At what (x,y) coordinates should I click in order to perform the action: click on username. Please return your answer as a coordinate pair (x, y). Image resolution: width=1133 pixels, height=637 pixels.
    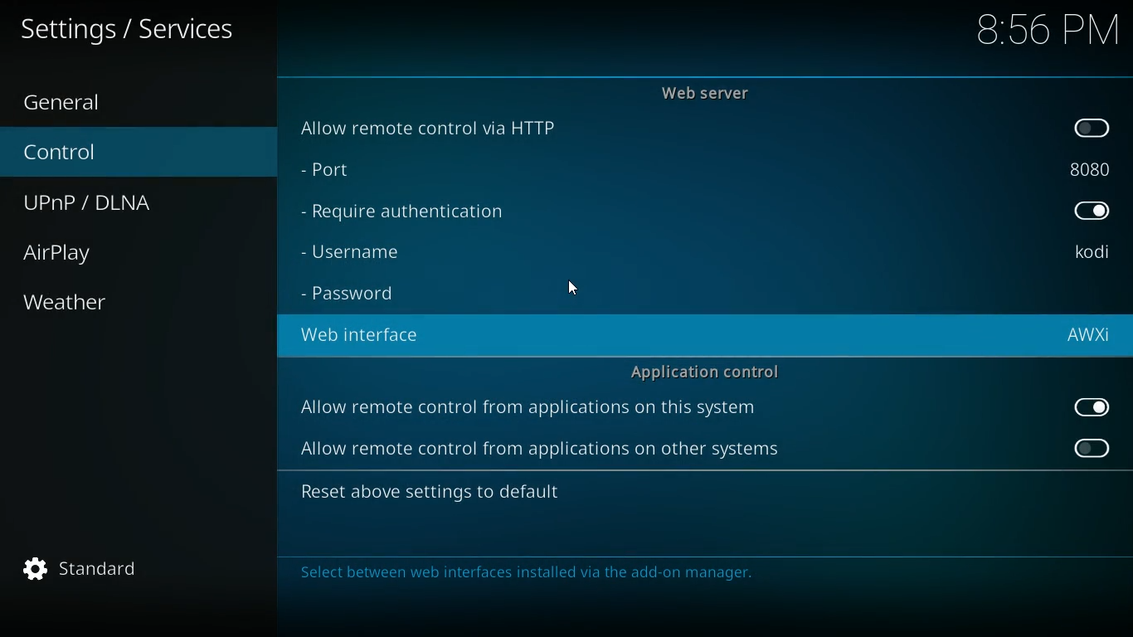
    Looking at the image, I should click on (372, 251).